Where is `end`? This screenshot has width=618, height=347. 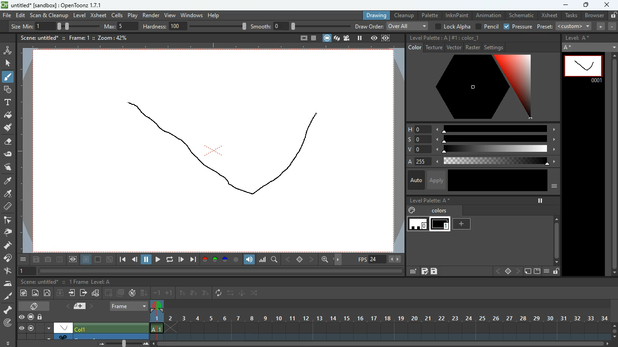 end is located at coordinates (193, 259).